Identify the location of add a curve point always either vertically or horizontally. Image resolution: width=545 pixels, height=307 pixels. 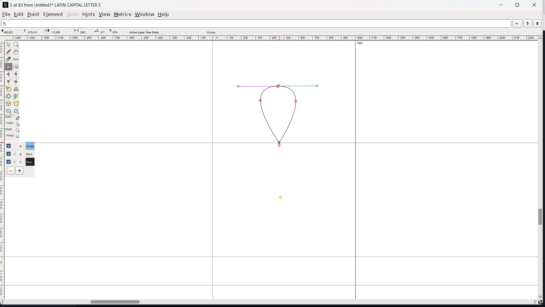
(17, 74).